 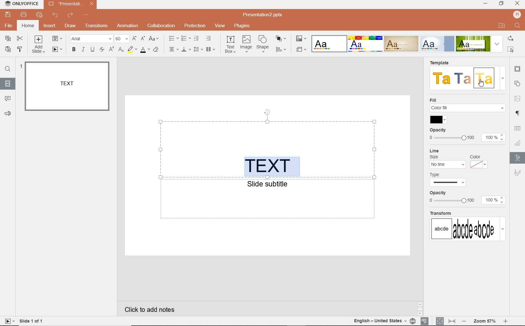 What do you see at coordinates (185, 39) in the screenshot?
I see `NUMBERING` at bounding box center [185, 39].